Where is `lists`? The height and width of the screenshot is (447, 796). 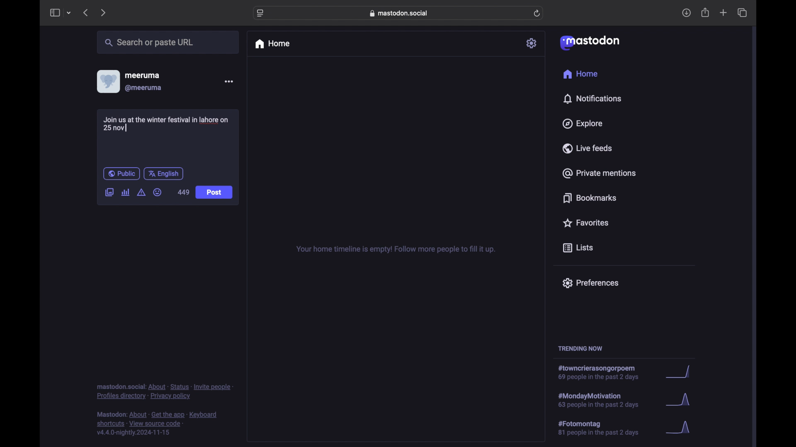 lists is located at coordinates (578, 248).